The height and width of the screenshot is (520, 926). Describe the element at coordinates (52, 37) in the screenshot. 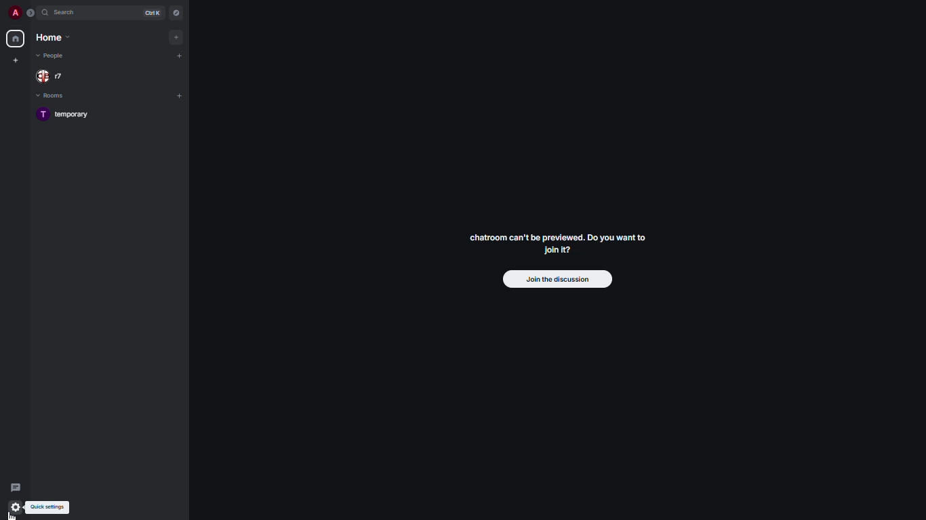

I see `home` at that location.